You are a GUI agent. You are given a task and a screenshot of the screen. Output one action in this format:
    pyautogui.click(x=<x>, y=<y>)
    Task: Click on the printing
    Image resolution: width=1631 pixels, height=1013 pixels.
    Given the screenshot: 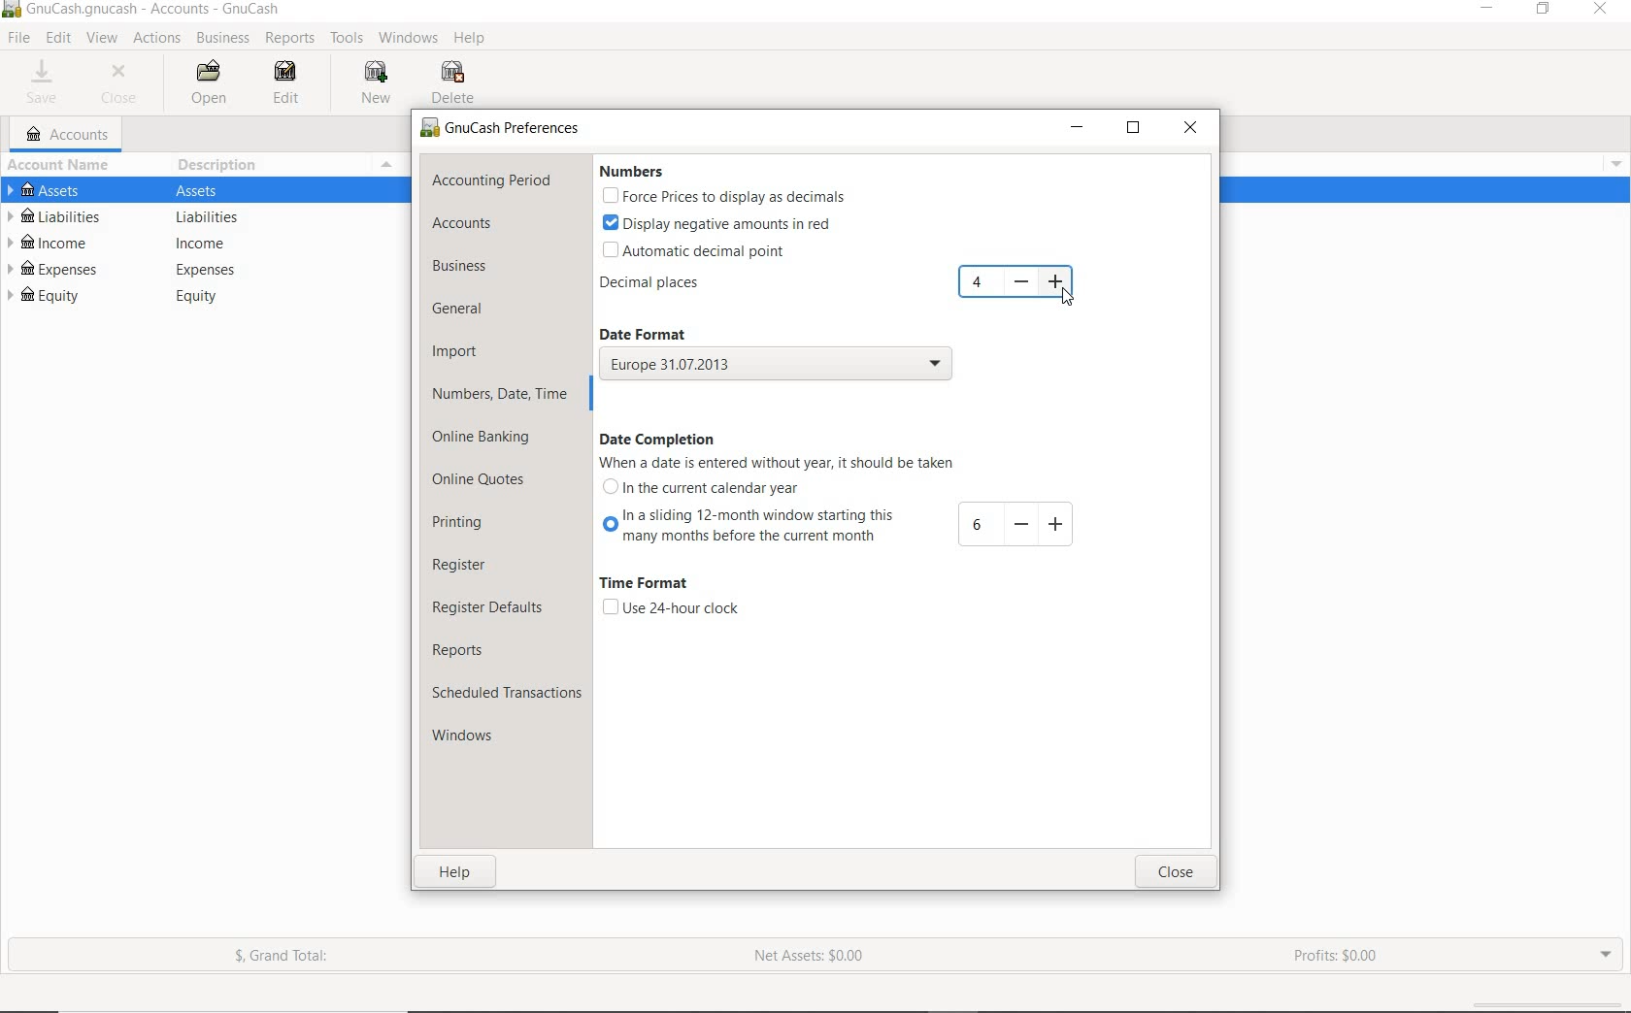 What is the action you would take?
    pyautogui.click(x=466, y=526)
    